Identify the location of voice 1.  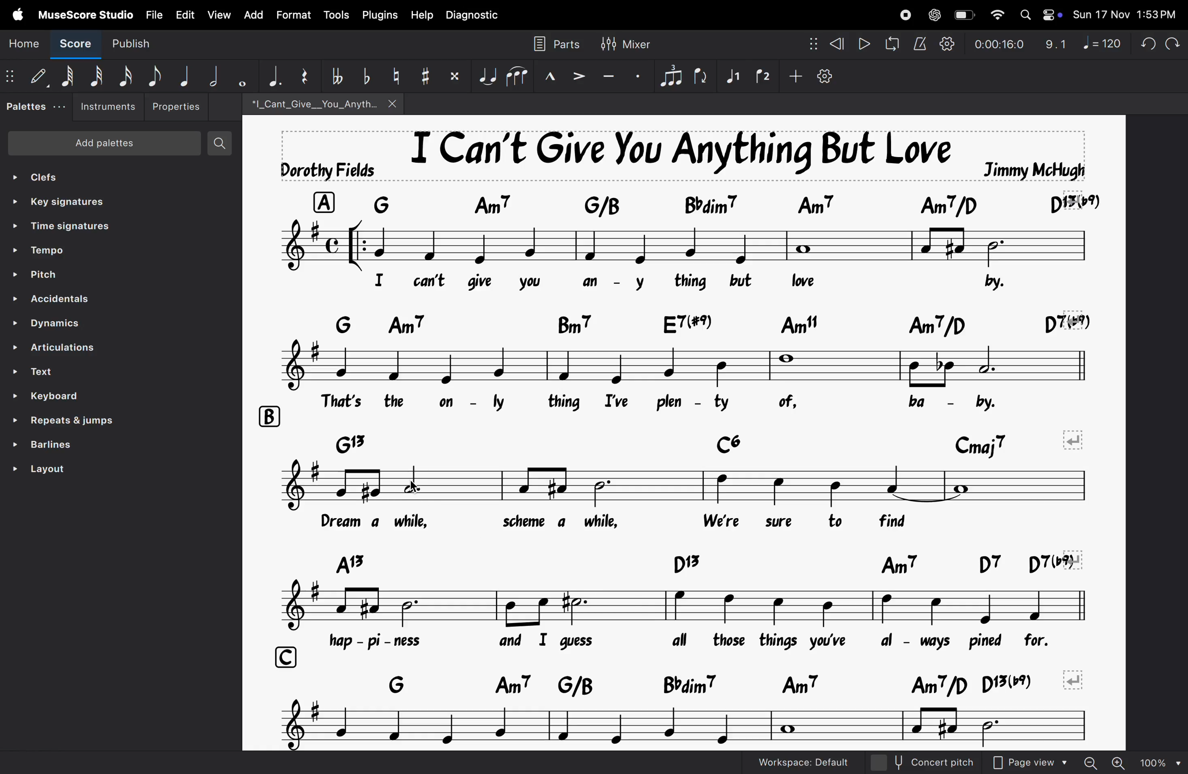
(764, 76).